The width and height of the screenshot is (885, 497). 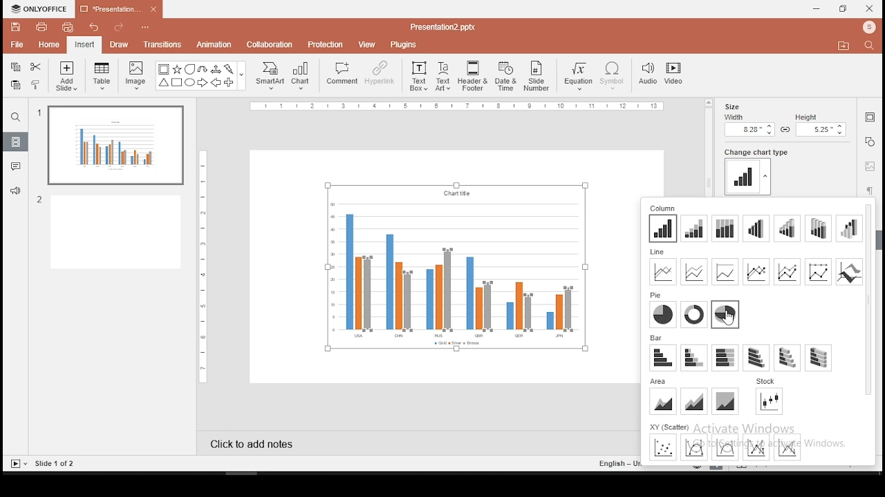 I want to click on close window, so click(x=870, y=9).